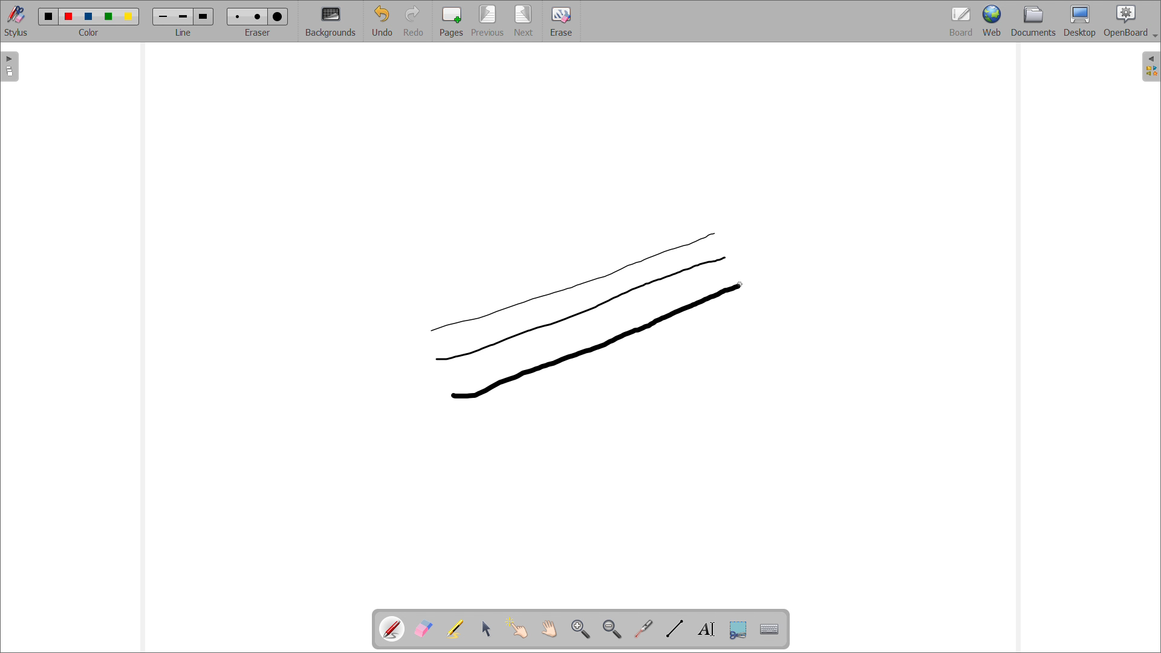 Image resolution: width=1161 pixels, height=653 pixels. I want to click on open folder view, so click(1151, 67).